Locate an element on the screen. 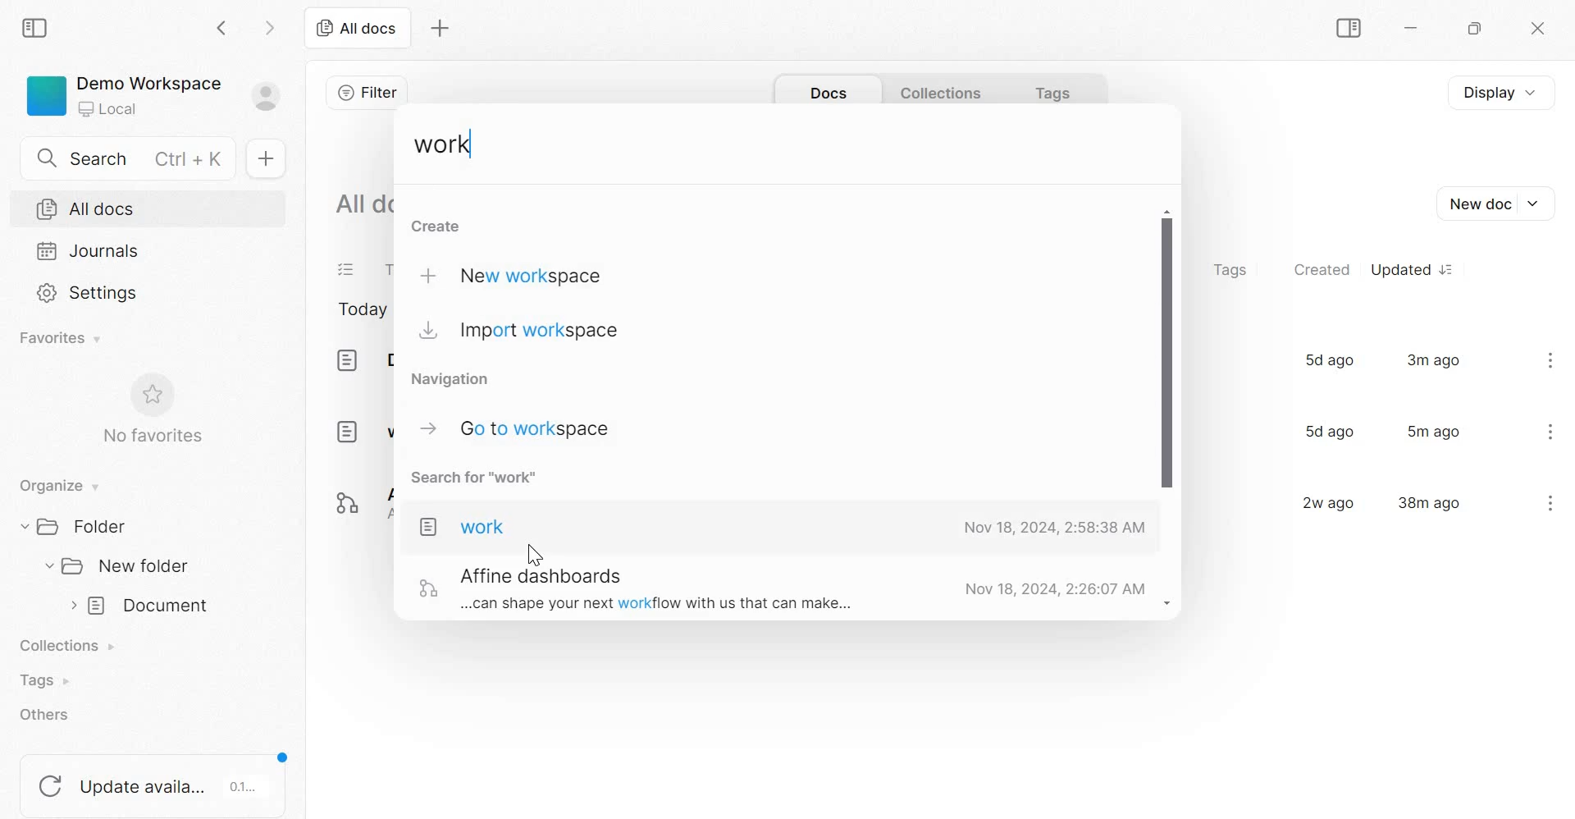 The width and height of the screenshot is (1575, 819). Folder is located at coordinates (82, 526).